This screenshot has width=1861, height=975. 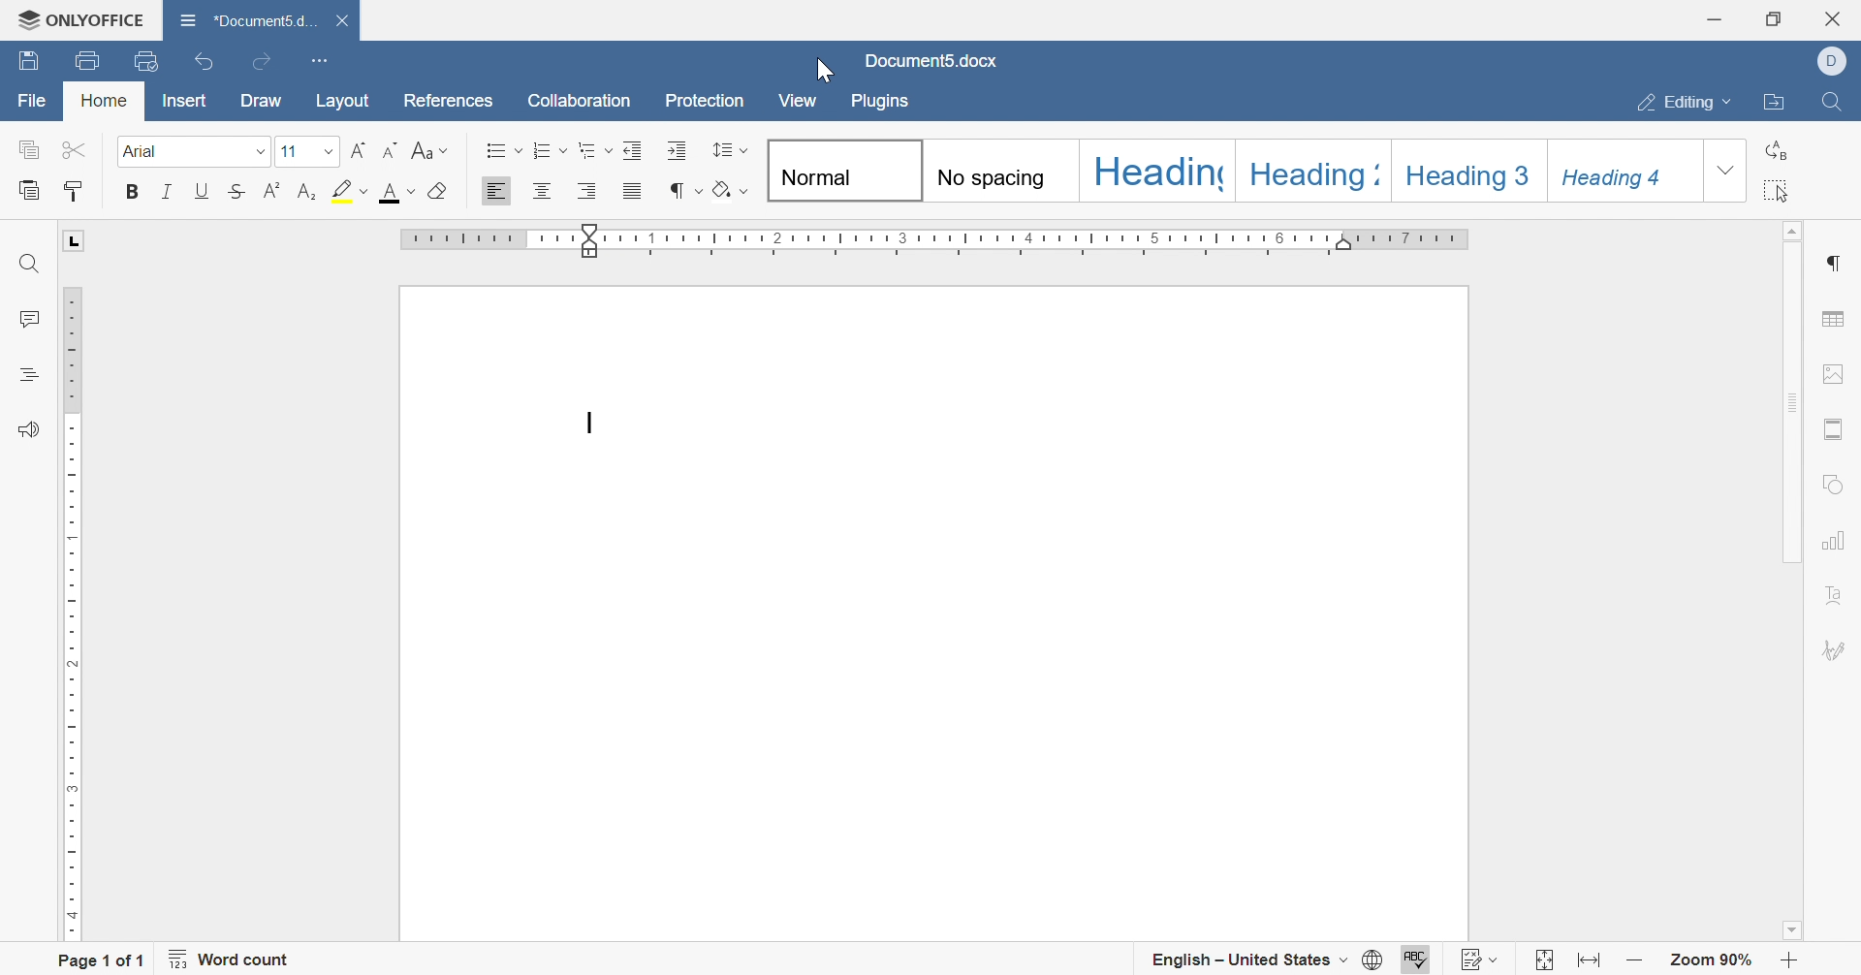 What do you see at coordinates (259, 65) in the screenshot?
I see `redo` at bounding box center [259, 65].